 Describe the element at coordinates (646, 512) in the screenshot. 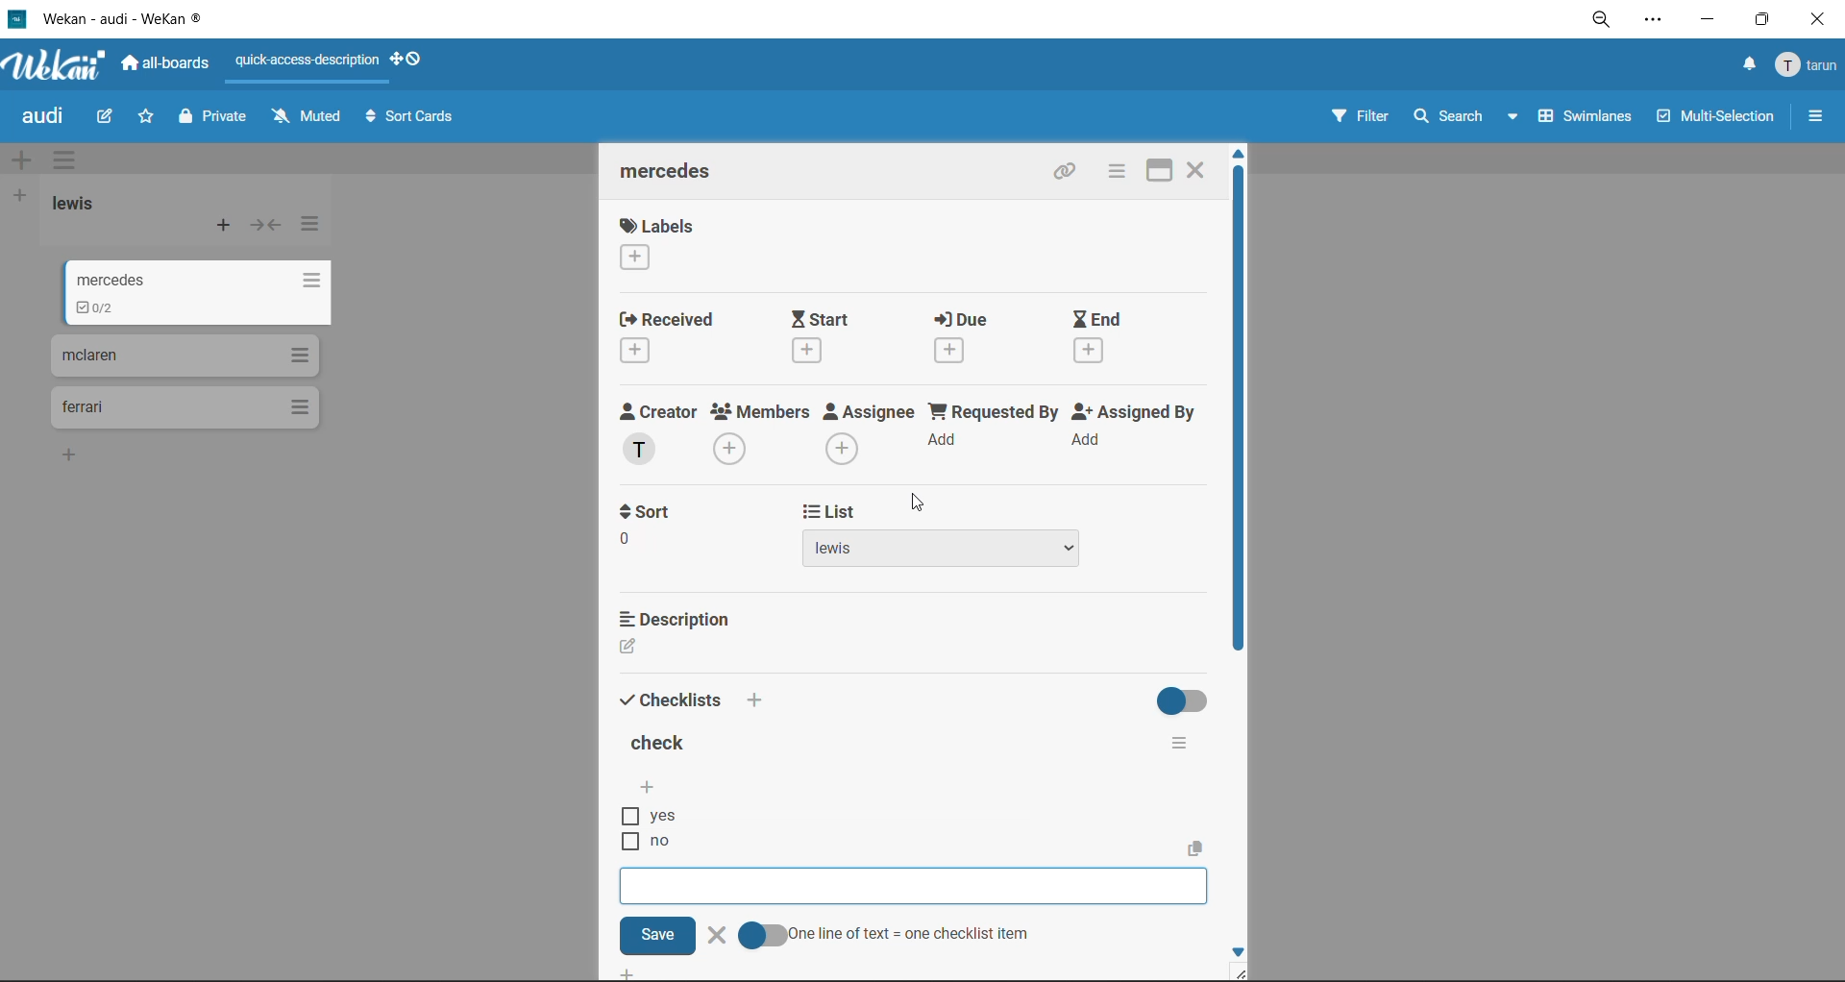

I see `t` at that location.